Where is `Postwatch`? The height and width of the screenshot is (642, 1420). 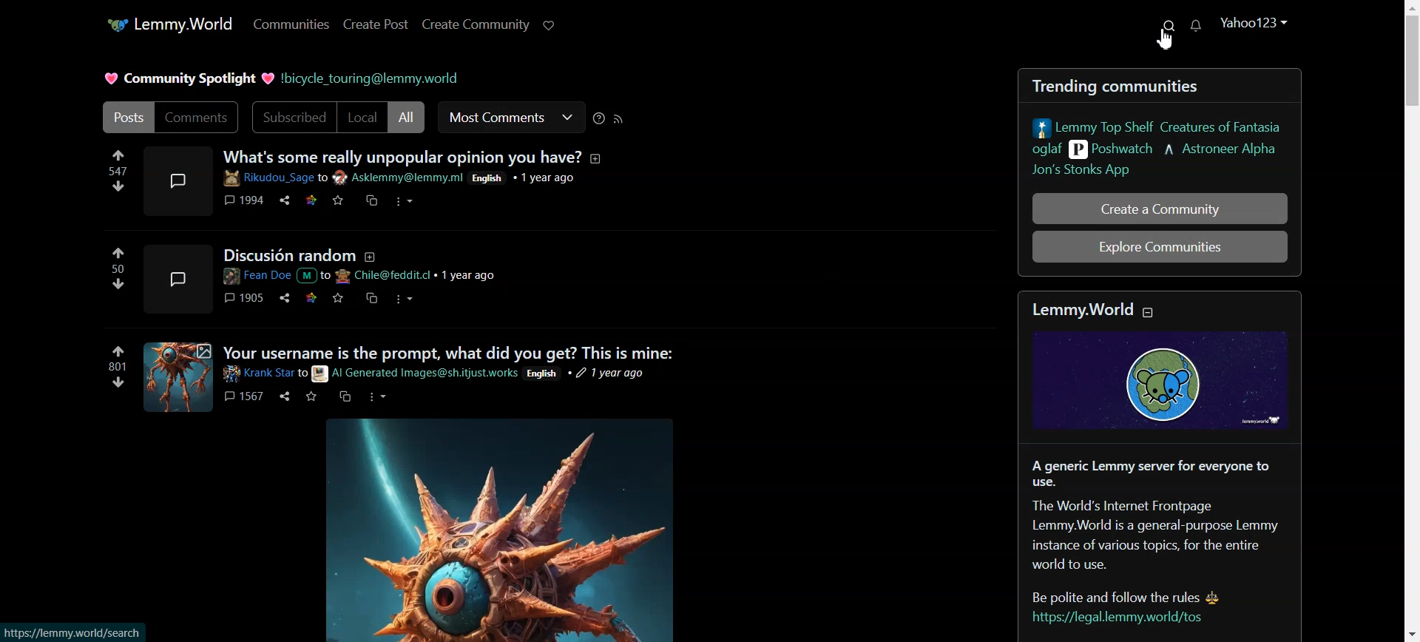 Postwatch is located at coordinates (1114, 149).